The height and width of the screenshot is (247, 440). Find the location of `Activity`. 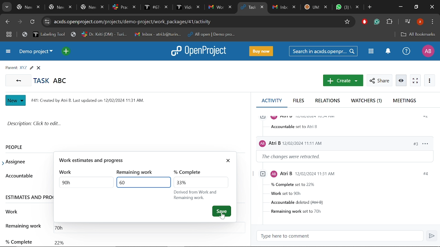

Activity is located at coordinates (272, 100).